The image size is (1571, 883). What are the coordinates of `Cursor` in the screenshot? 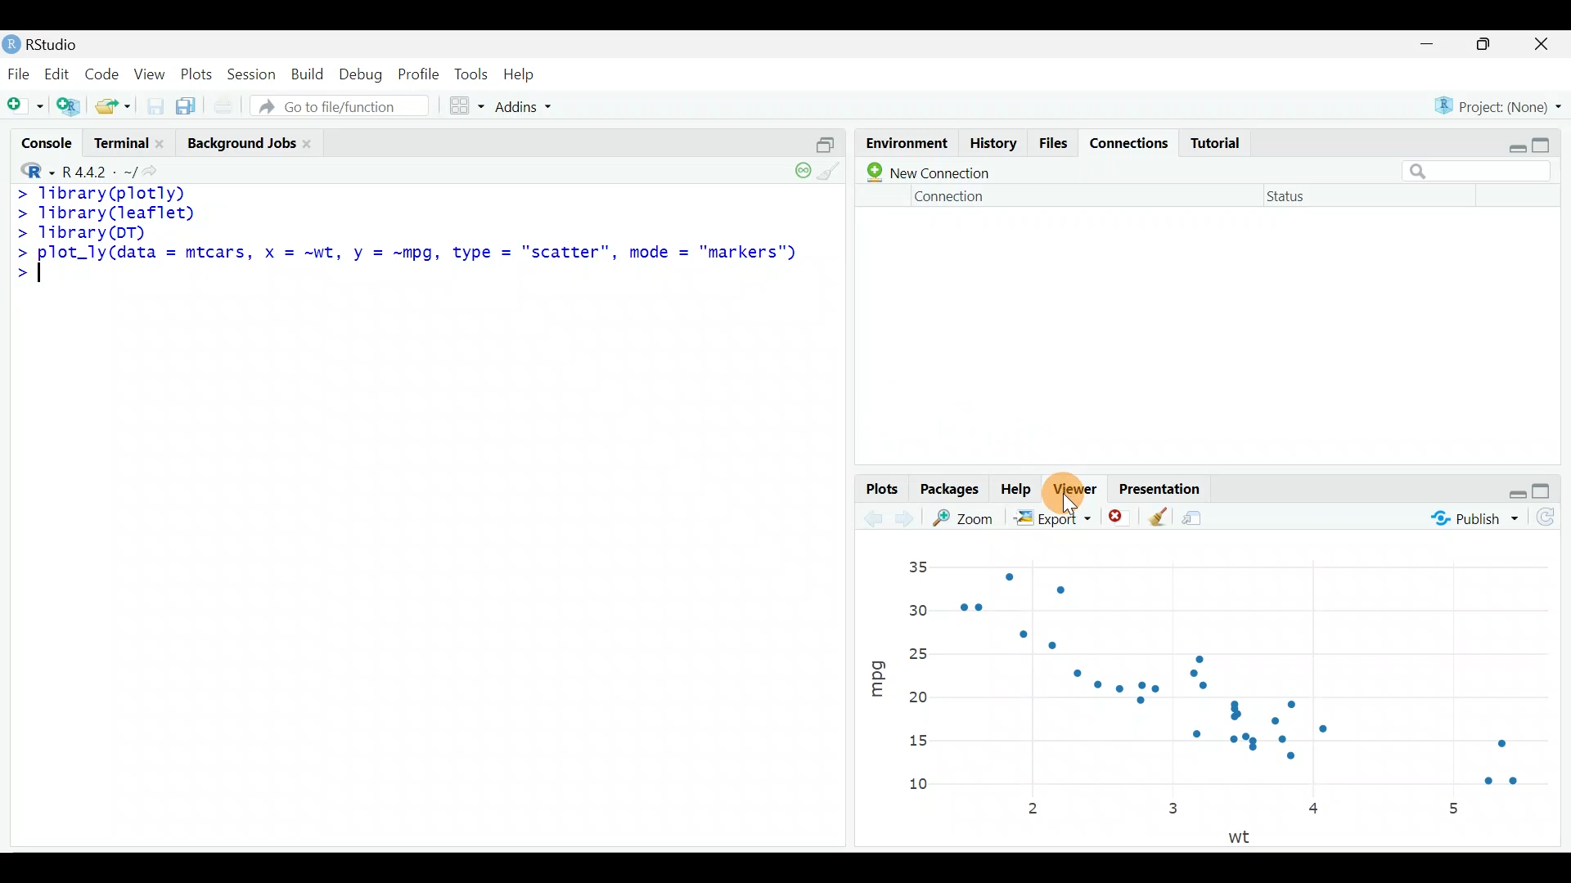 It's located at (1077, 490).